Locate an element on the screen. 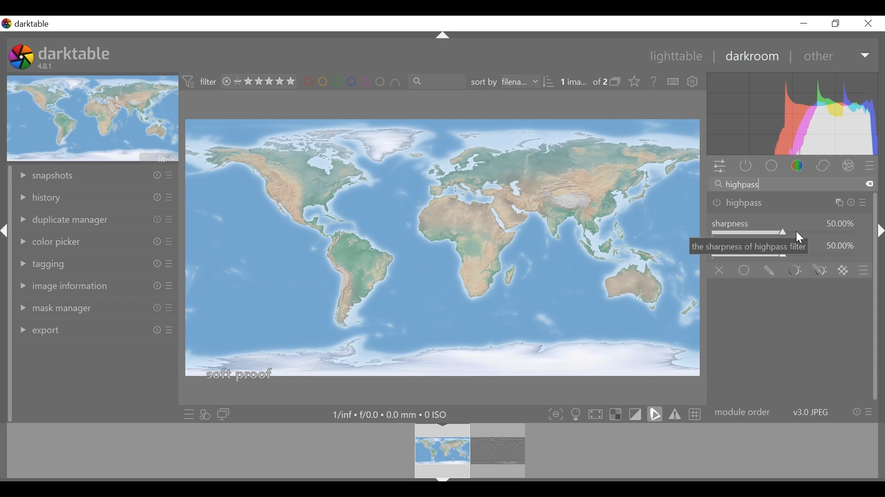 This screenshot has width=885, height=497. toggle ISO 12646 is located at coordinates (576, 413).